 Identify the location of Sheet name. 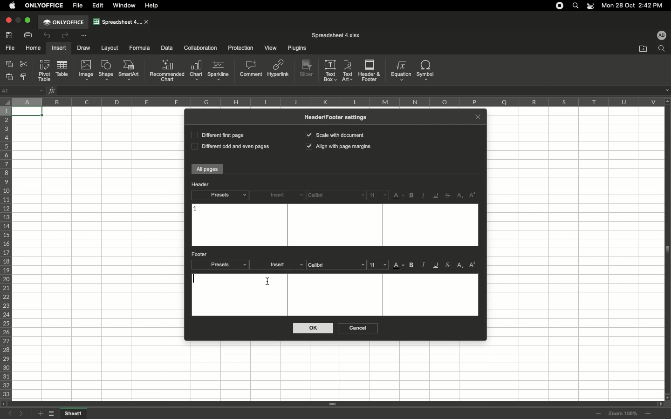
(75, 414).